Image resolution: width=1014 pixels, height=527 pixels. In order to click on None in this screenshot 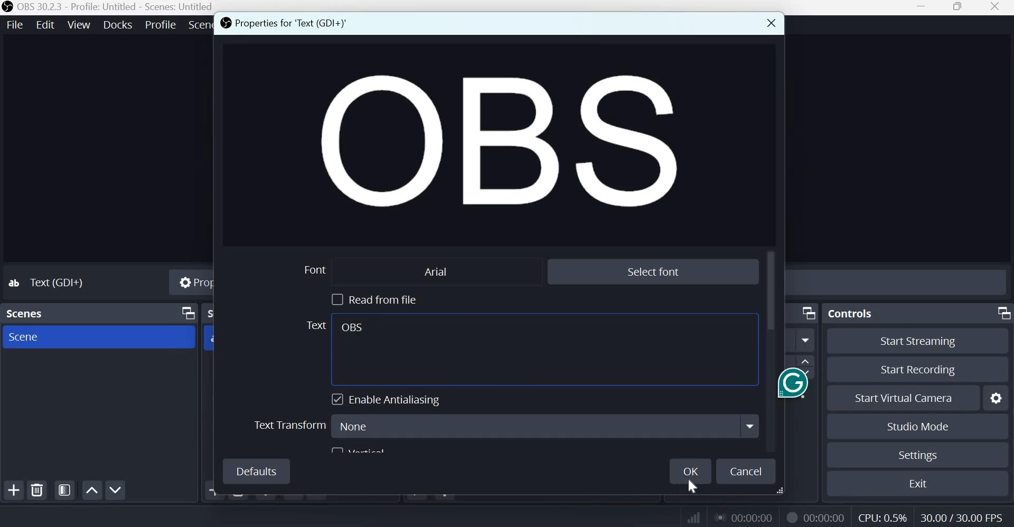, I will do `click(544, 425)`.